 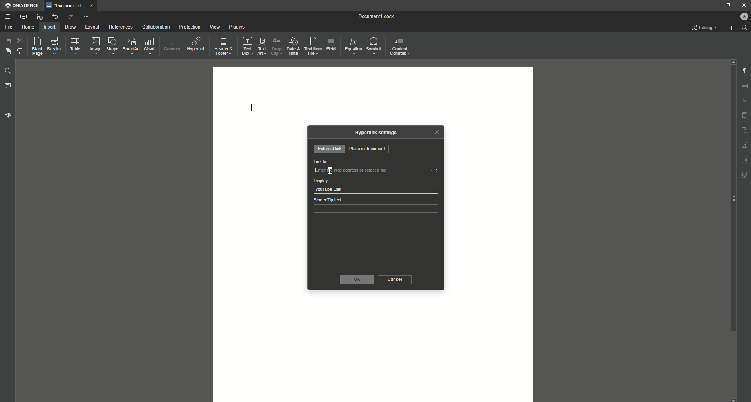 I want to click on Headings, so click(x=8, y=101).